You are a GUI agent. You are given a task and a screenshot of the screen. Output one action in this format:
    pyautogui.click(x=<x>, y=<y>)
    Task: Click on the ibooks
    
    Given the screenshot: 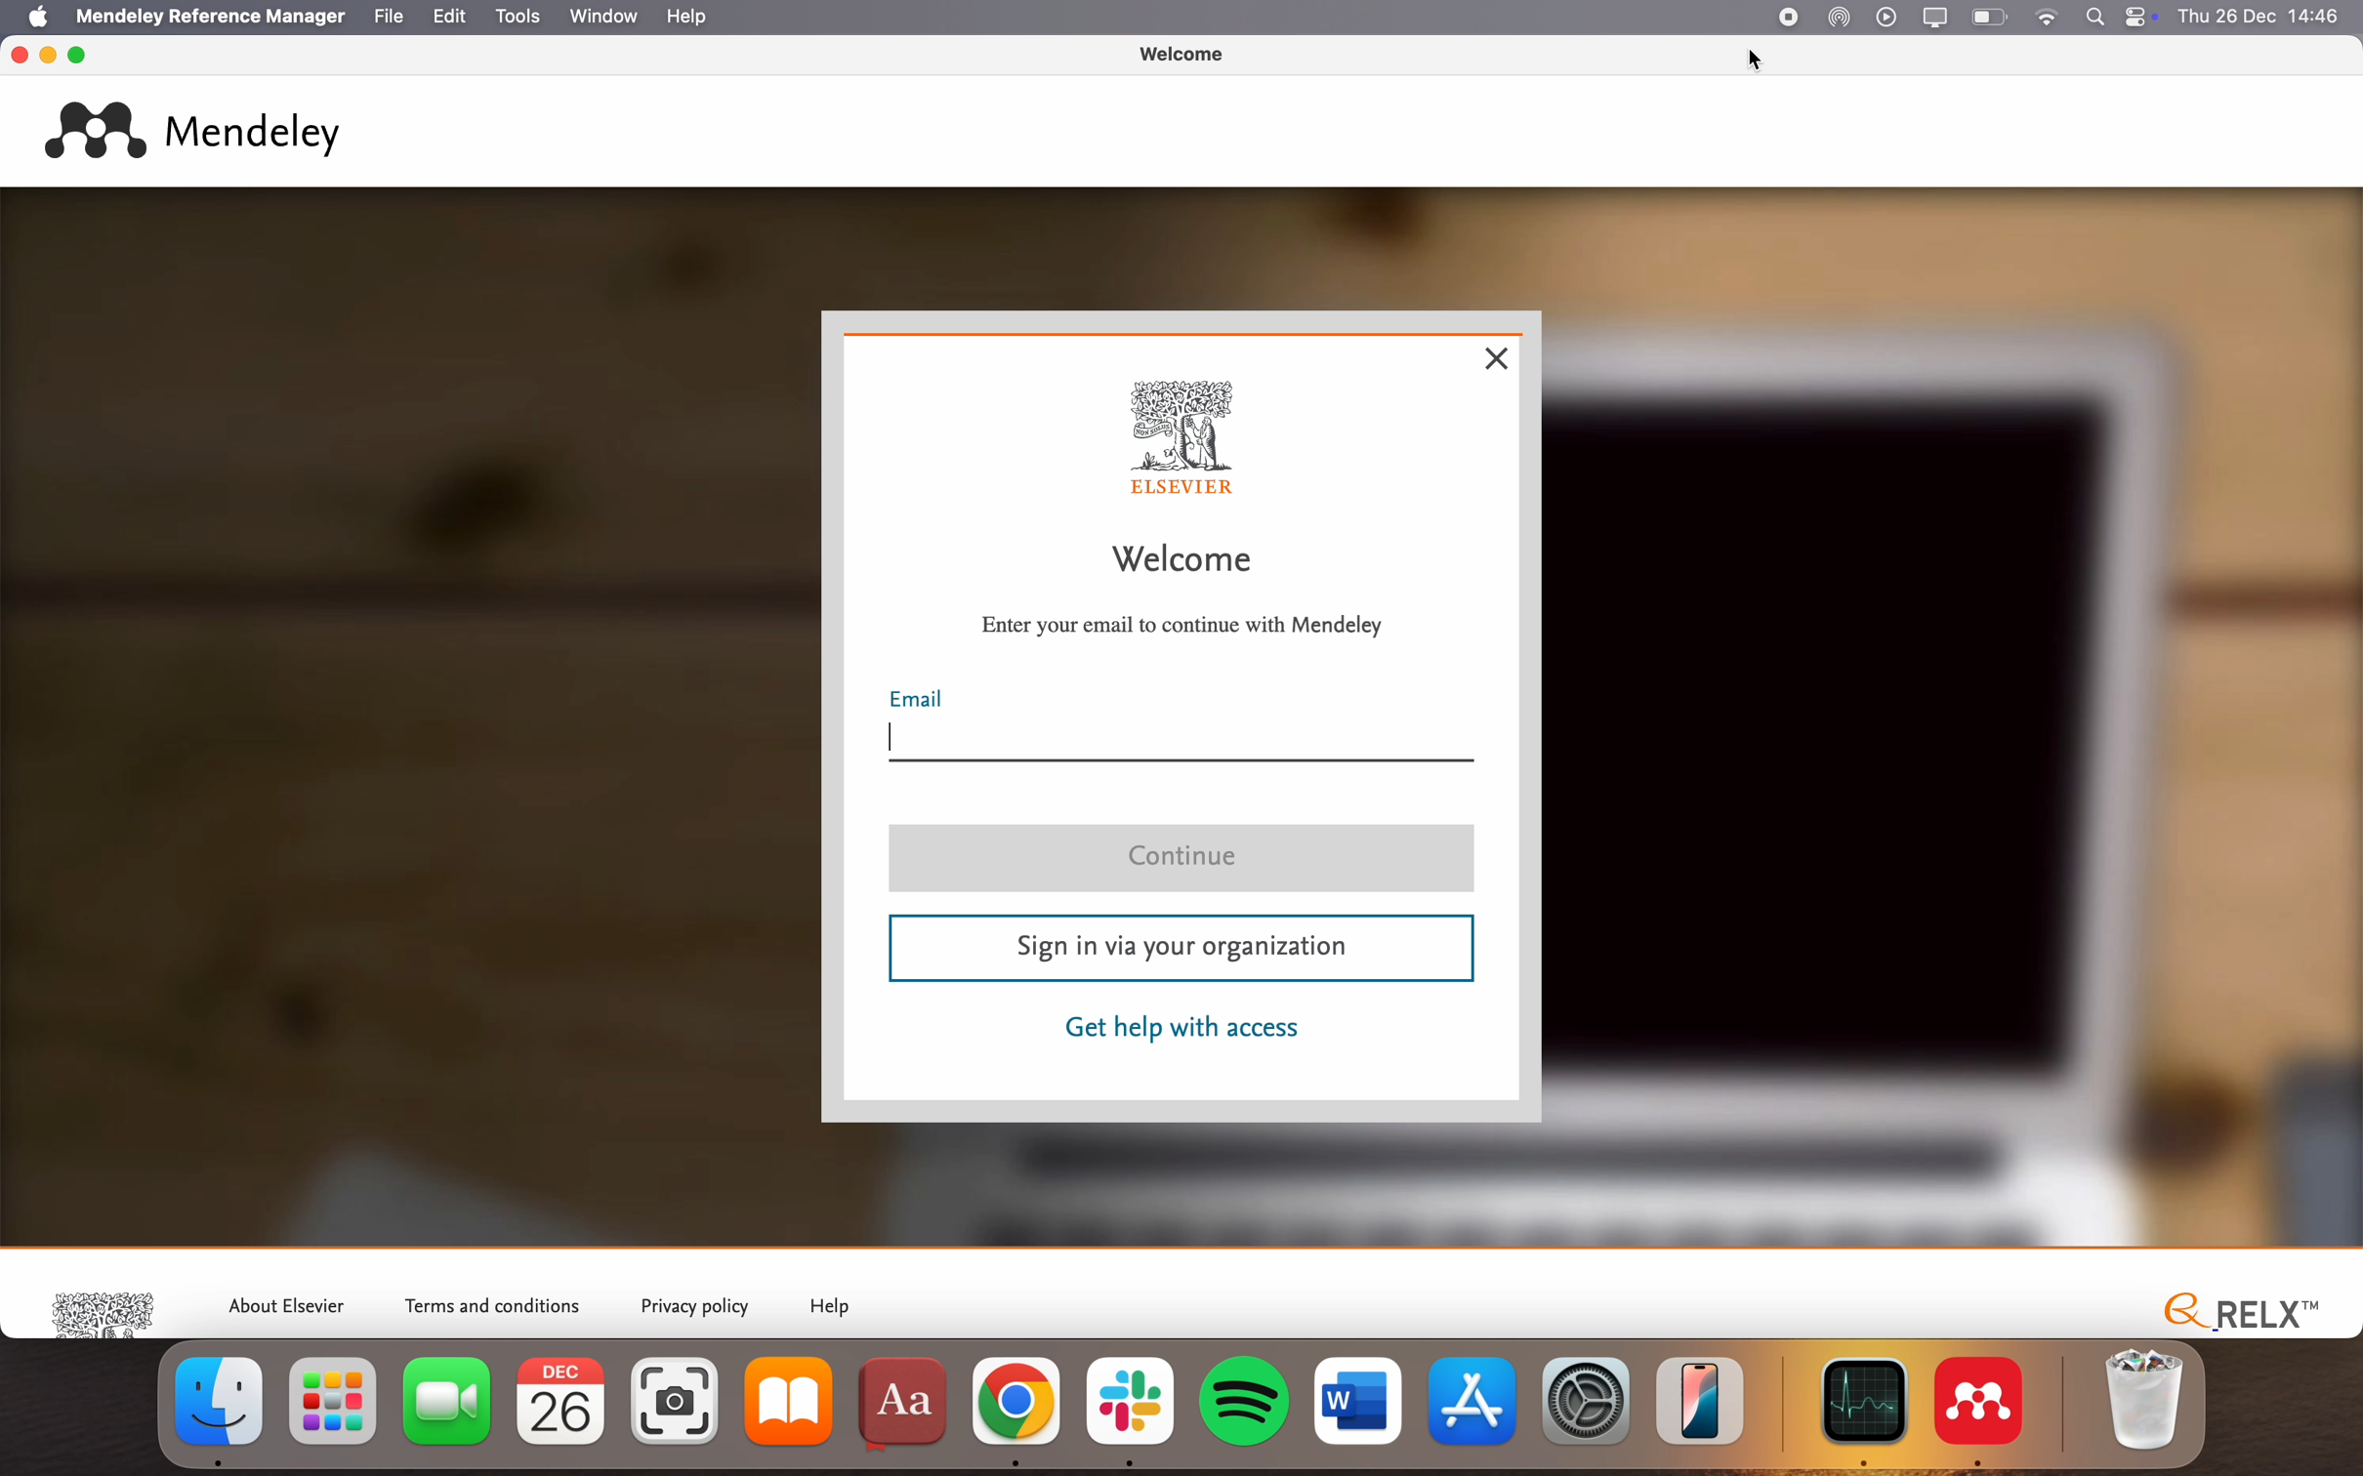 What is the action you would take?
    pyautogui.click(x=795, y=1414)
    